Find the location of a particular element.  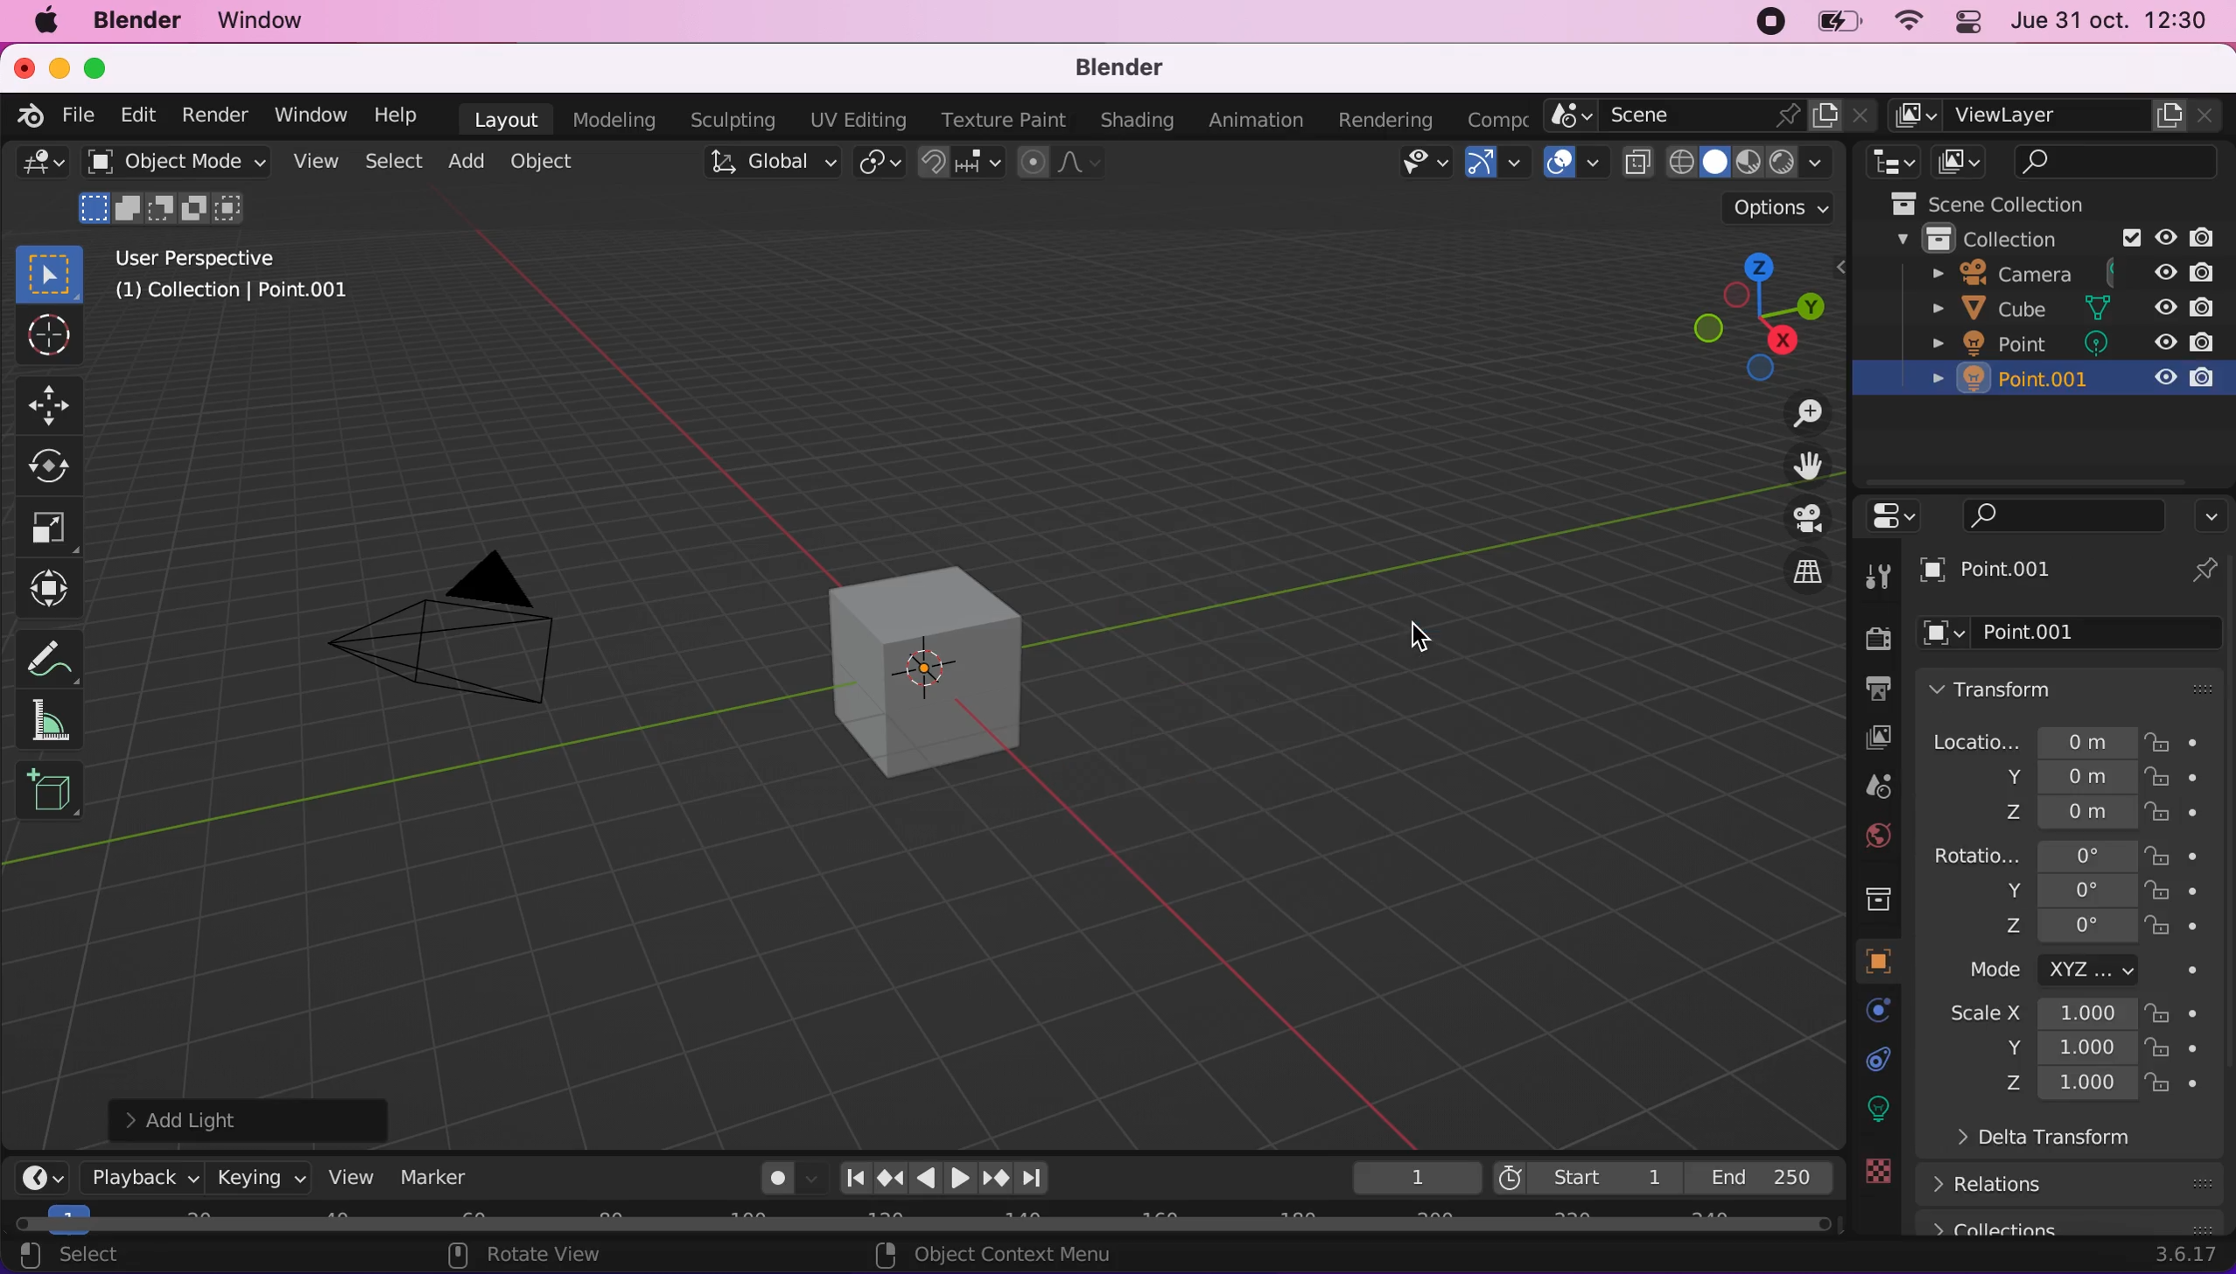

collection is located at coordinates (1875, 894).